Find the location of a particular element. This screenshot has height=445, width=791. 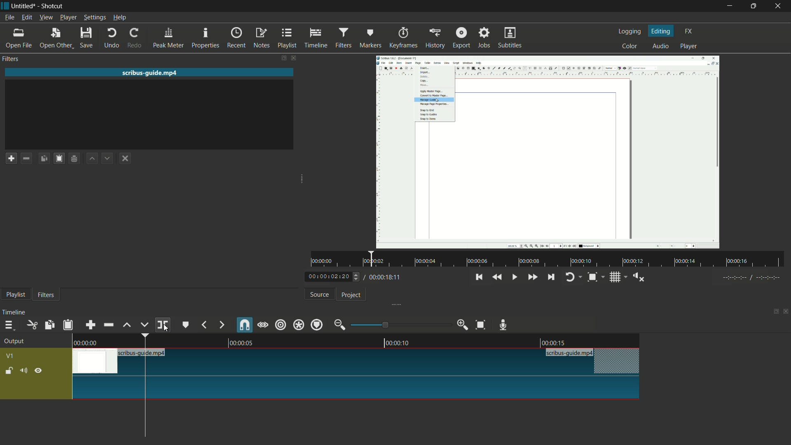

player menu is located at coordinates (68, 17).